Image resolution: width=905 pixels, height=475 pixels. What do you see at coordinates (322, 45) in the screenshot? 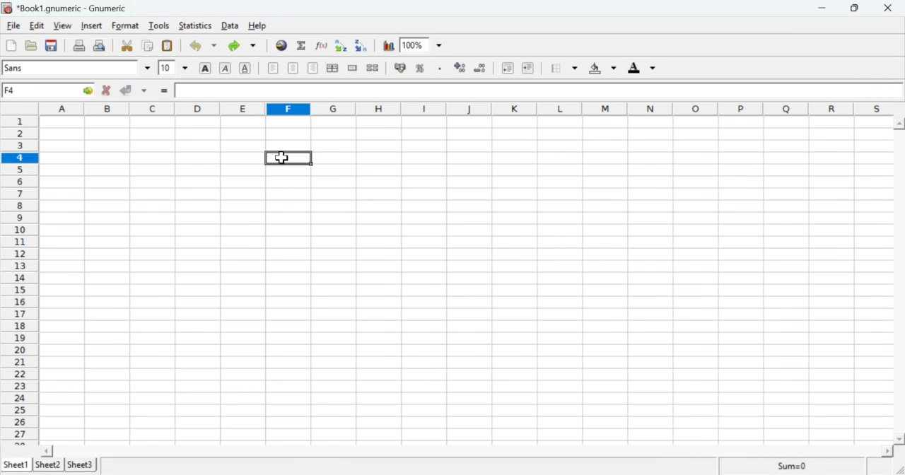
I see `Edit a function` at bounding box center [322, 45].